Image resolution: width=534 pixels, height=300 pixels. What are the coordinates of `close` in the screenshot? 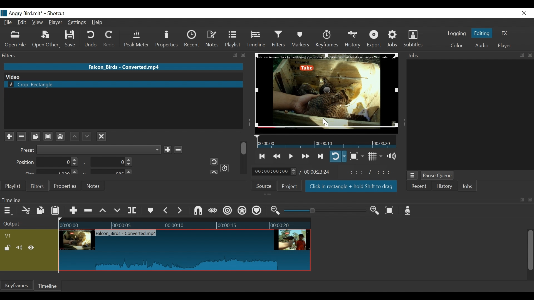 It's located at (243, 55).